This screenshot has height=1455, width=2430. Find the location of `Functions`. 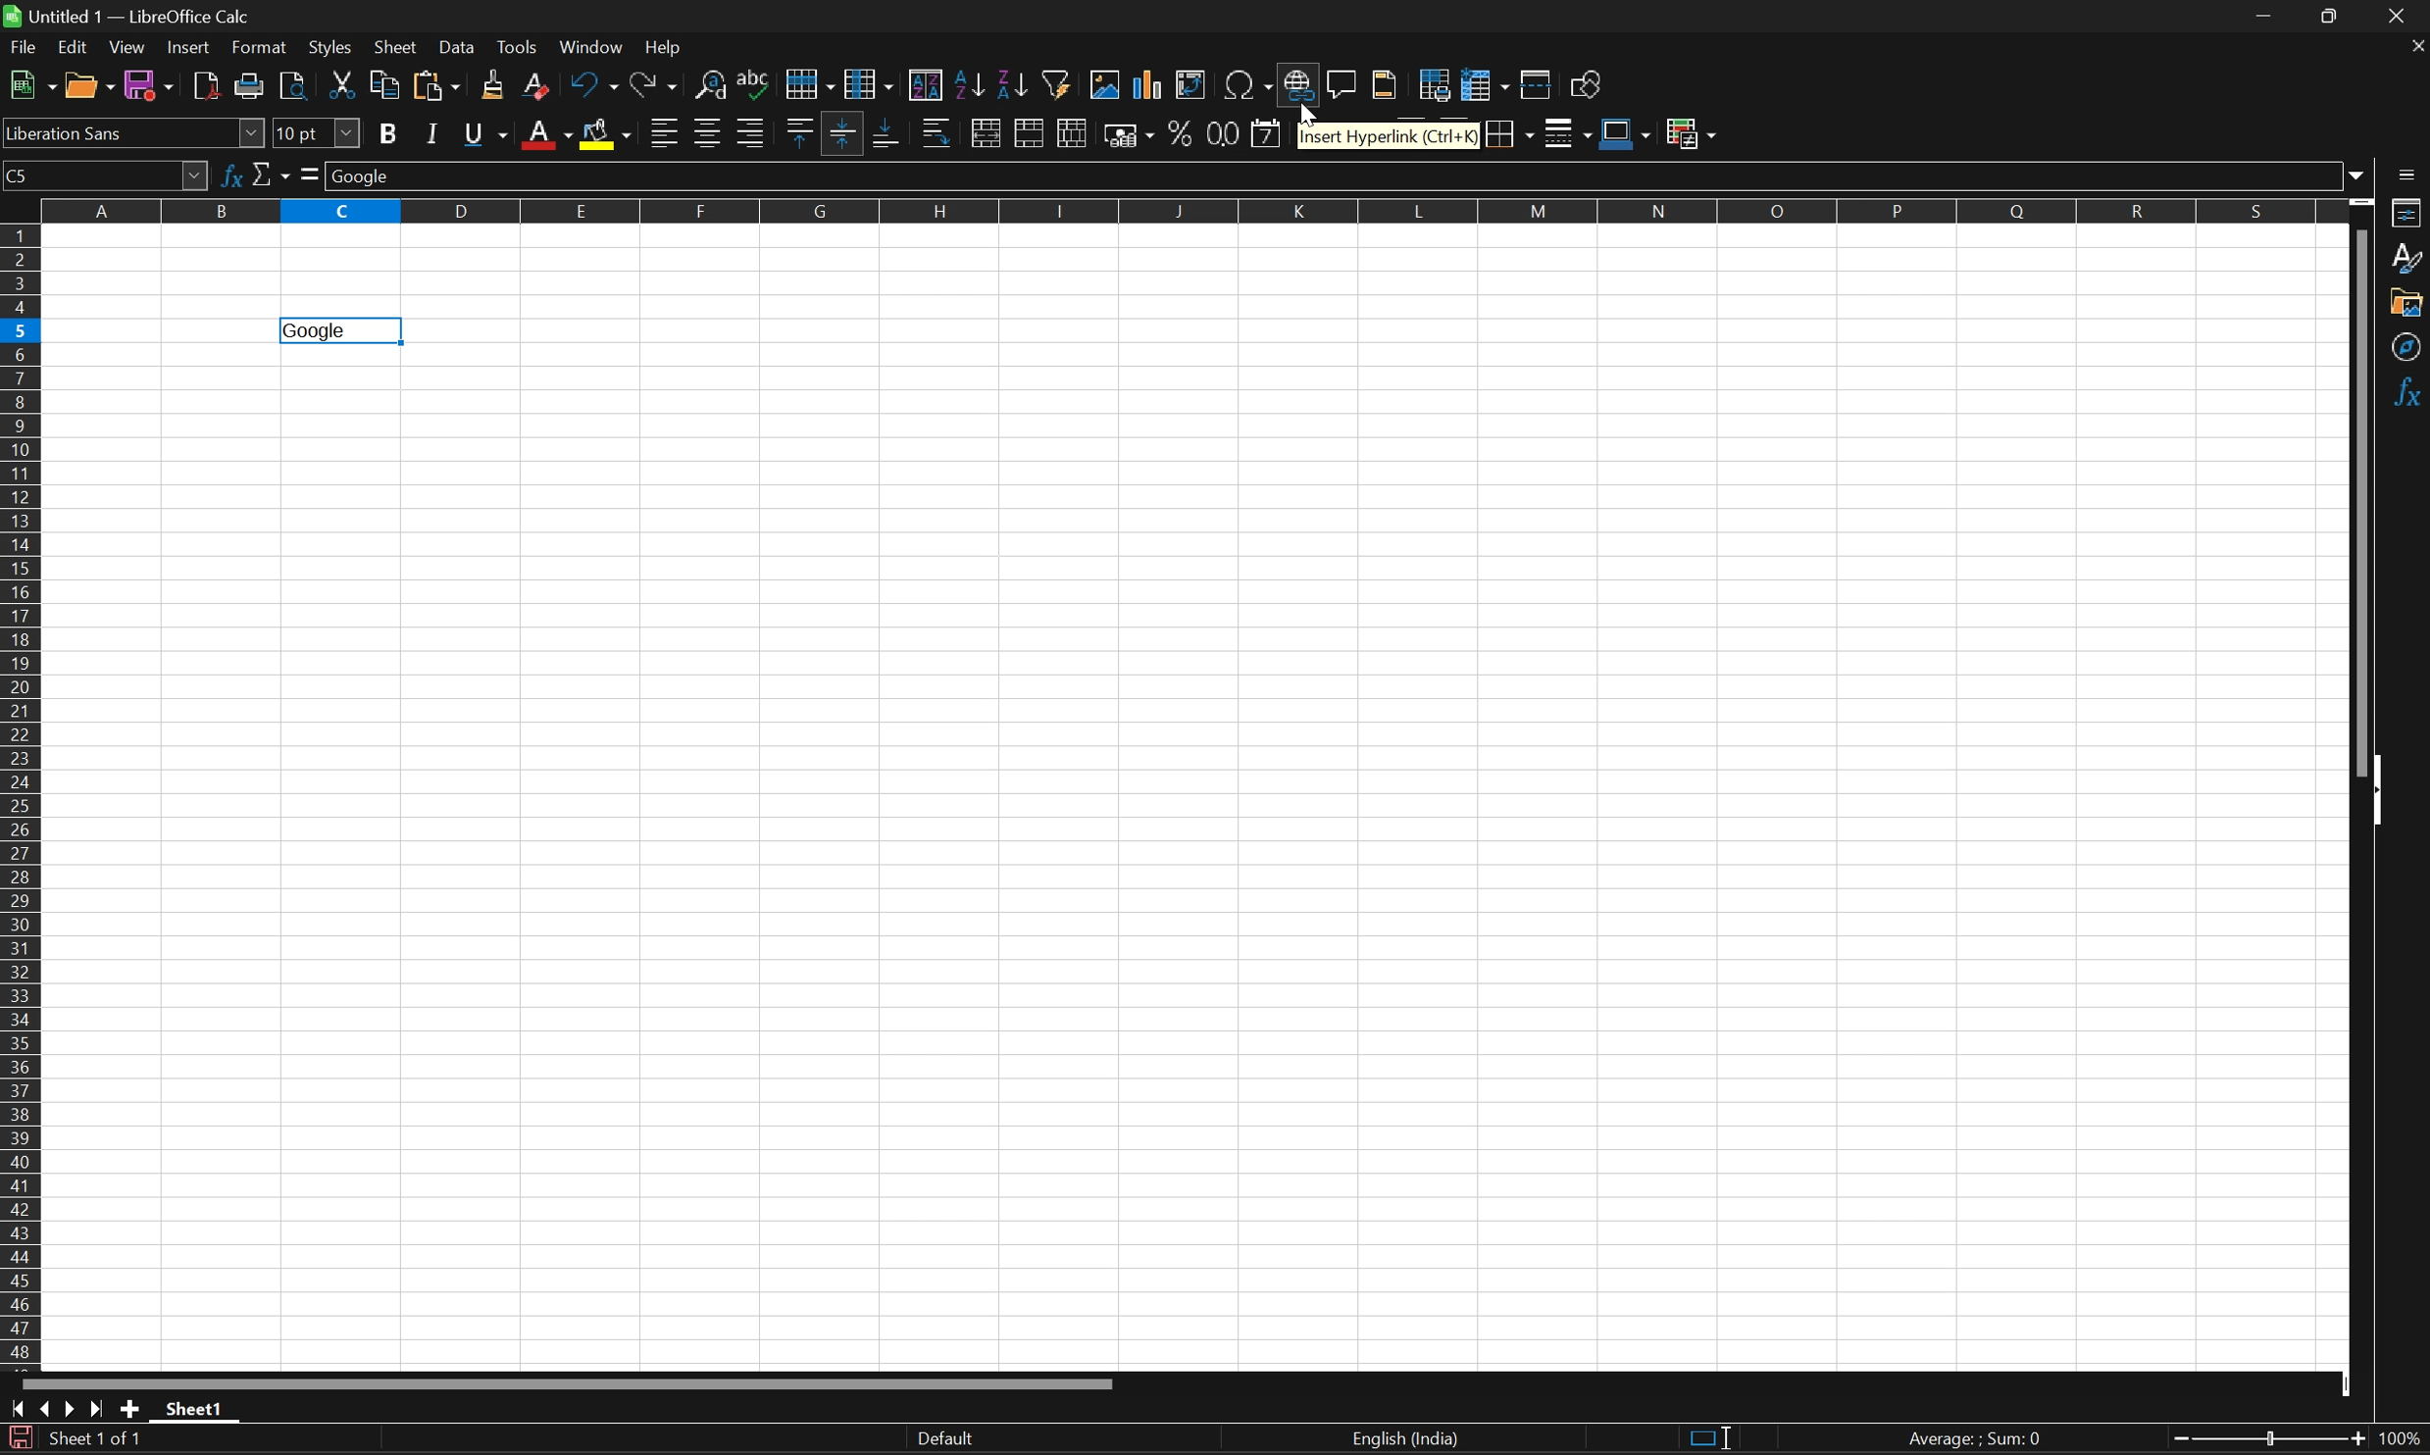

Functions is located at coordinates (2408, 394).